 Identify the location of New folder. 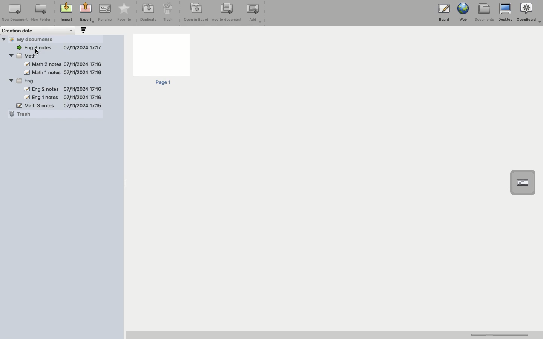
(40, 13).